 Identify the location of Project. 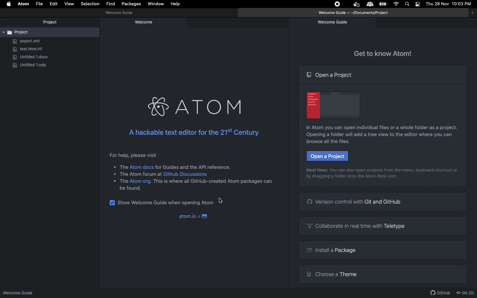
(50, 22).